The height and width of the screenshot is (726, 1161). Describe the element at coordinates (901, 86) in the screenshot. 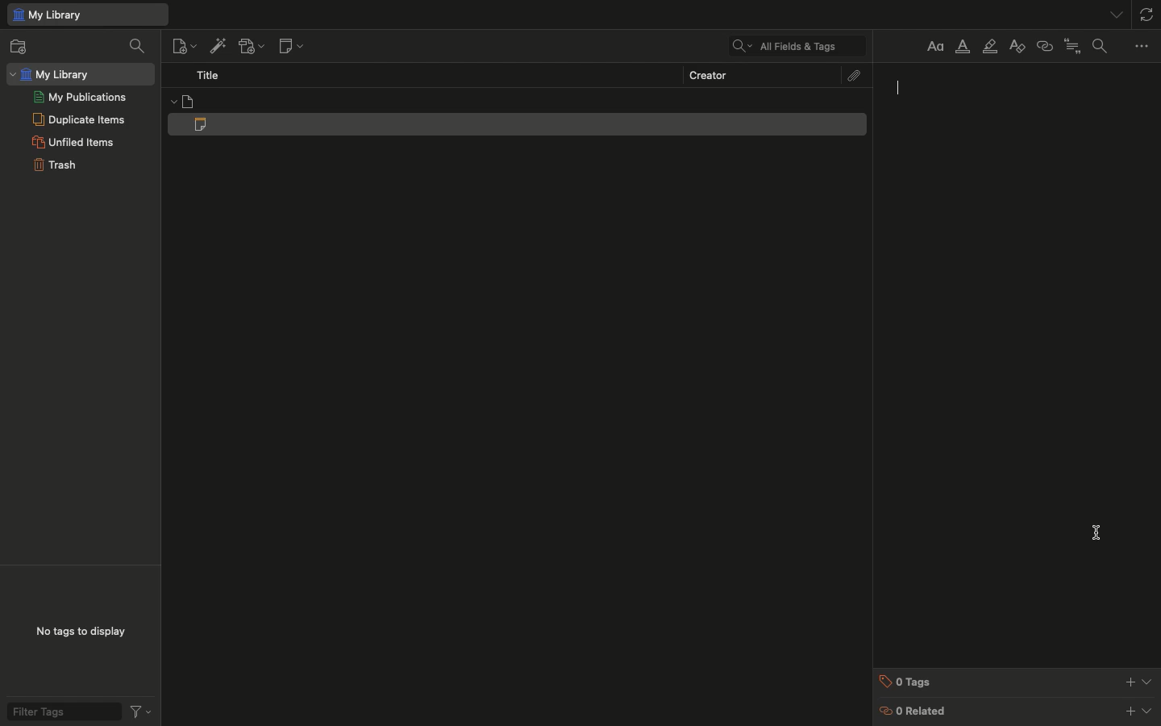

I see `cursor` at that location.